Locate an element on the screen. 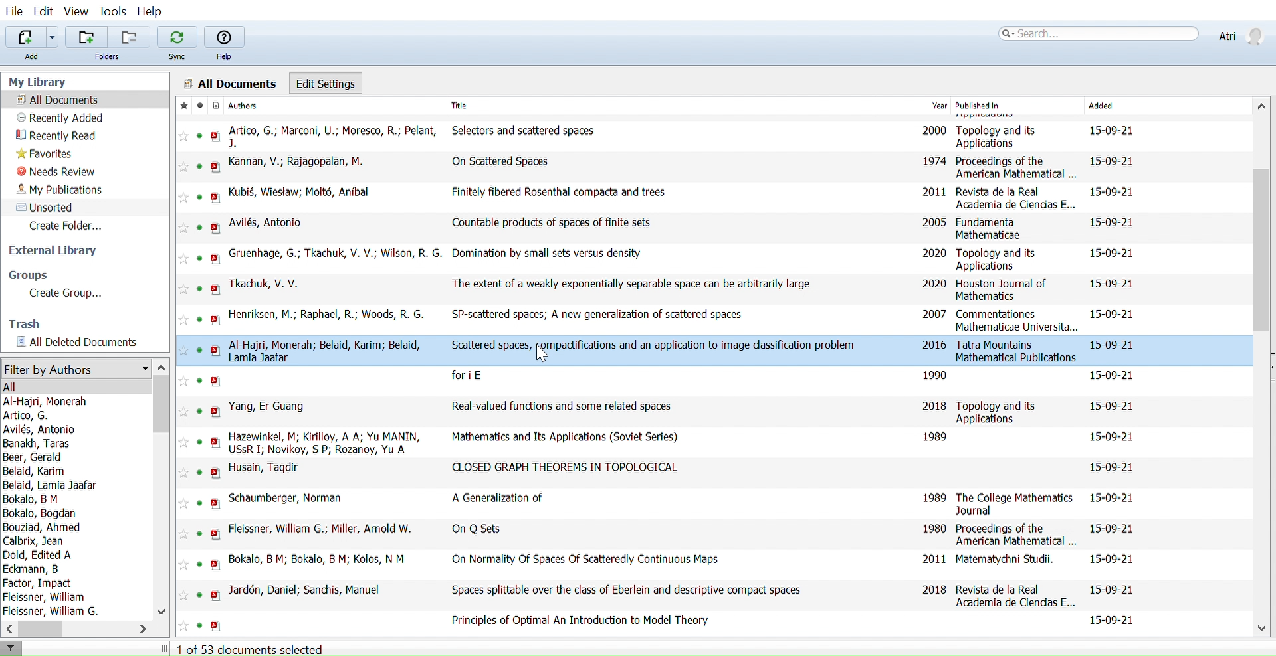  Commendtationes Mathematicae Universita... is located at coordinates (1015, 321).